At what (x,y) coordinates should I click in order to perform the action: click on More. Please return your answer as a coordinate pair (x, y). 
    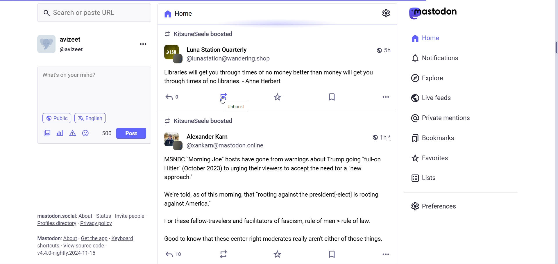
    Looking at the image, I should click on (385, 255).